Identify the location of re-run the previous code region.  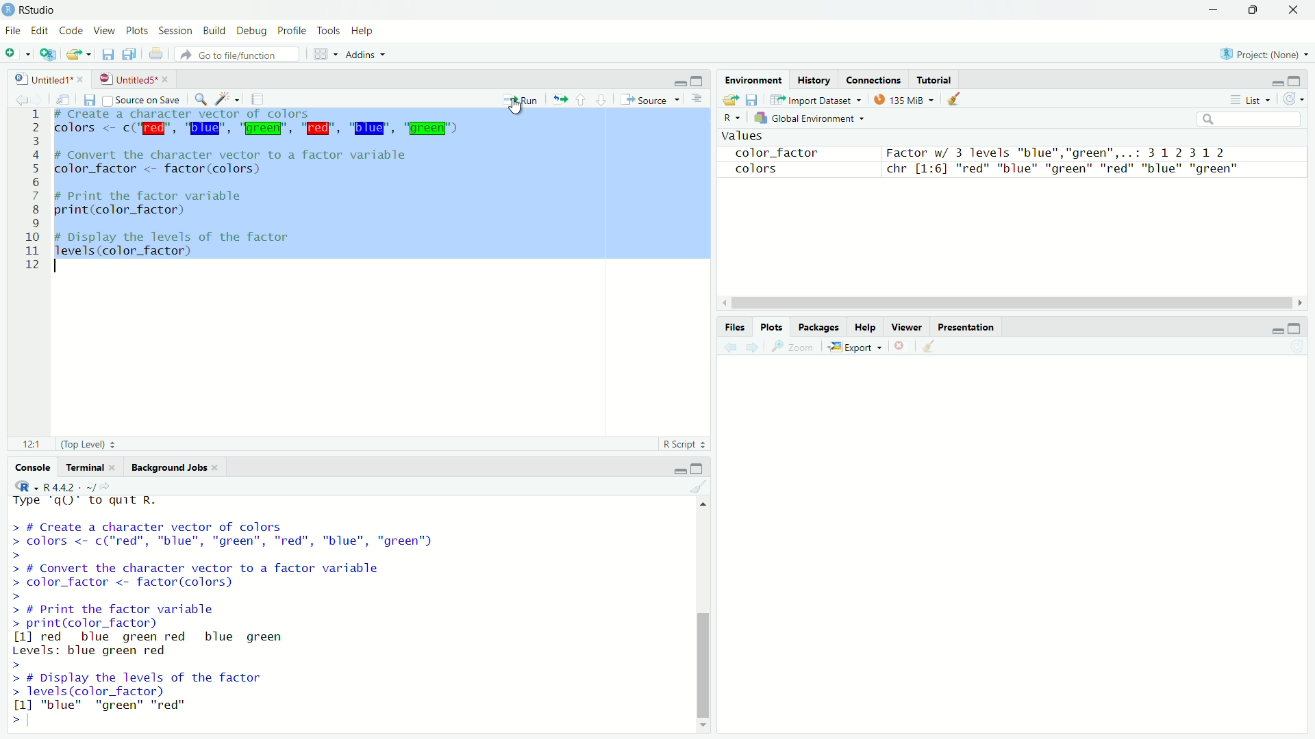
(560, 100).